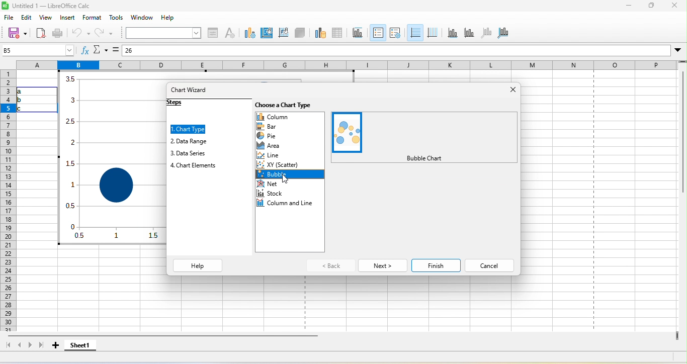  What do you see at coordinates (162, 32) in the screenshot?
I see `select chart elemenyts` at bounding box center [162, 32].